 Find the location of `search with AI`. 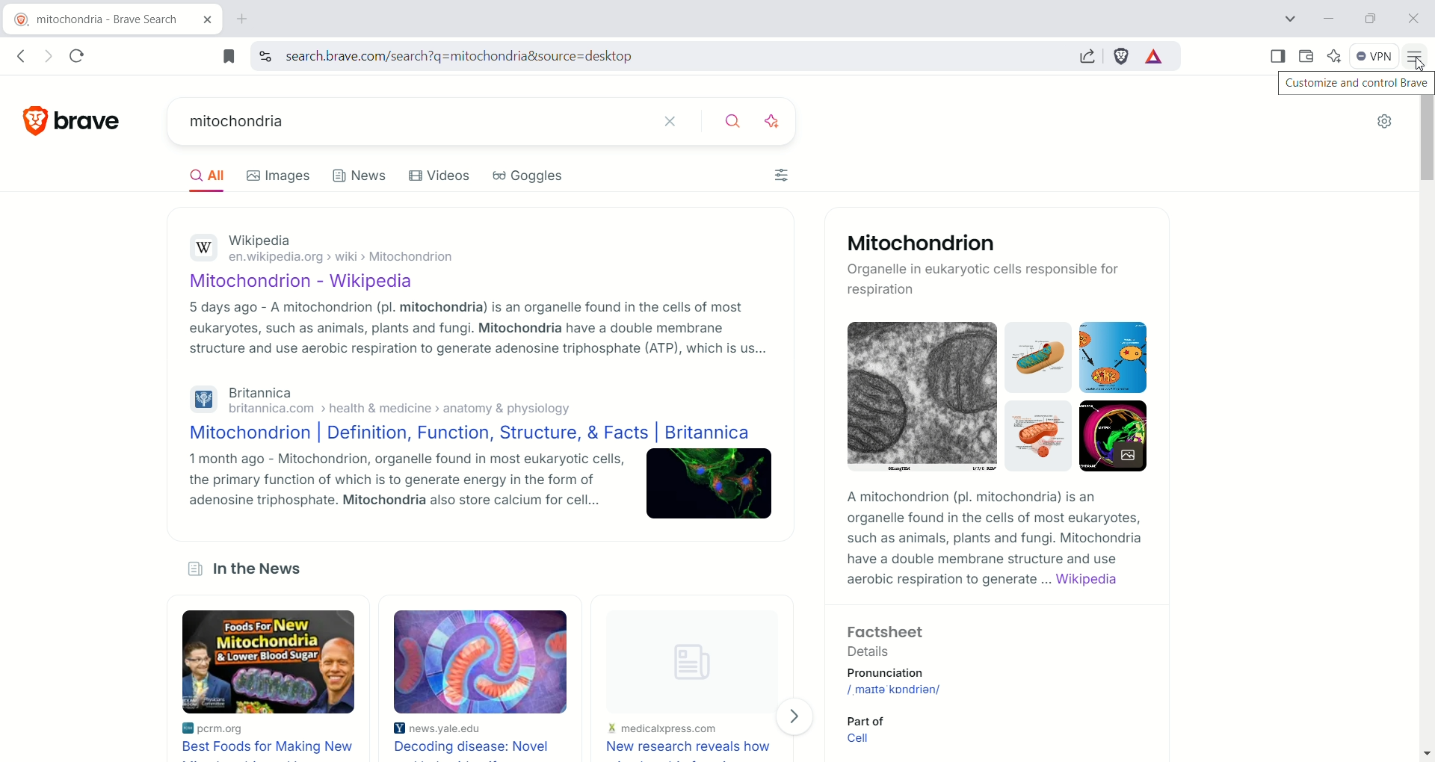

search with AI is located at coordinates (775, 123).